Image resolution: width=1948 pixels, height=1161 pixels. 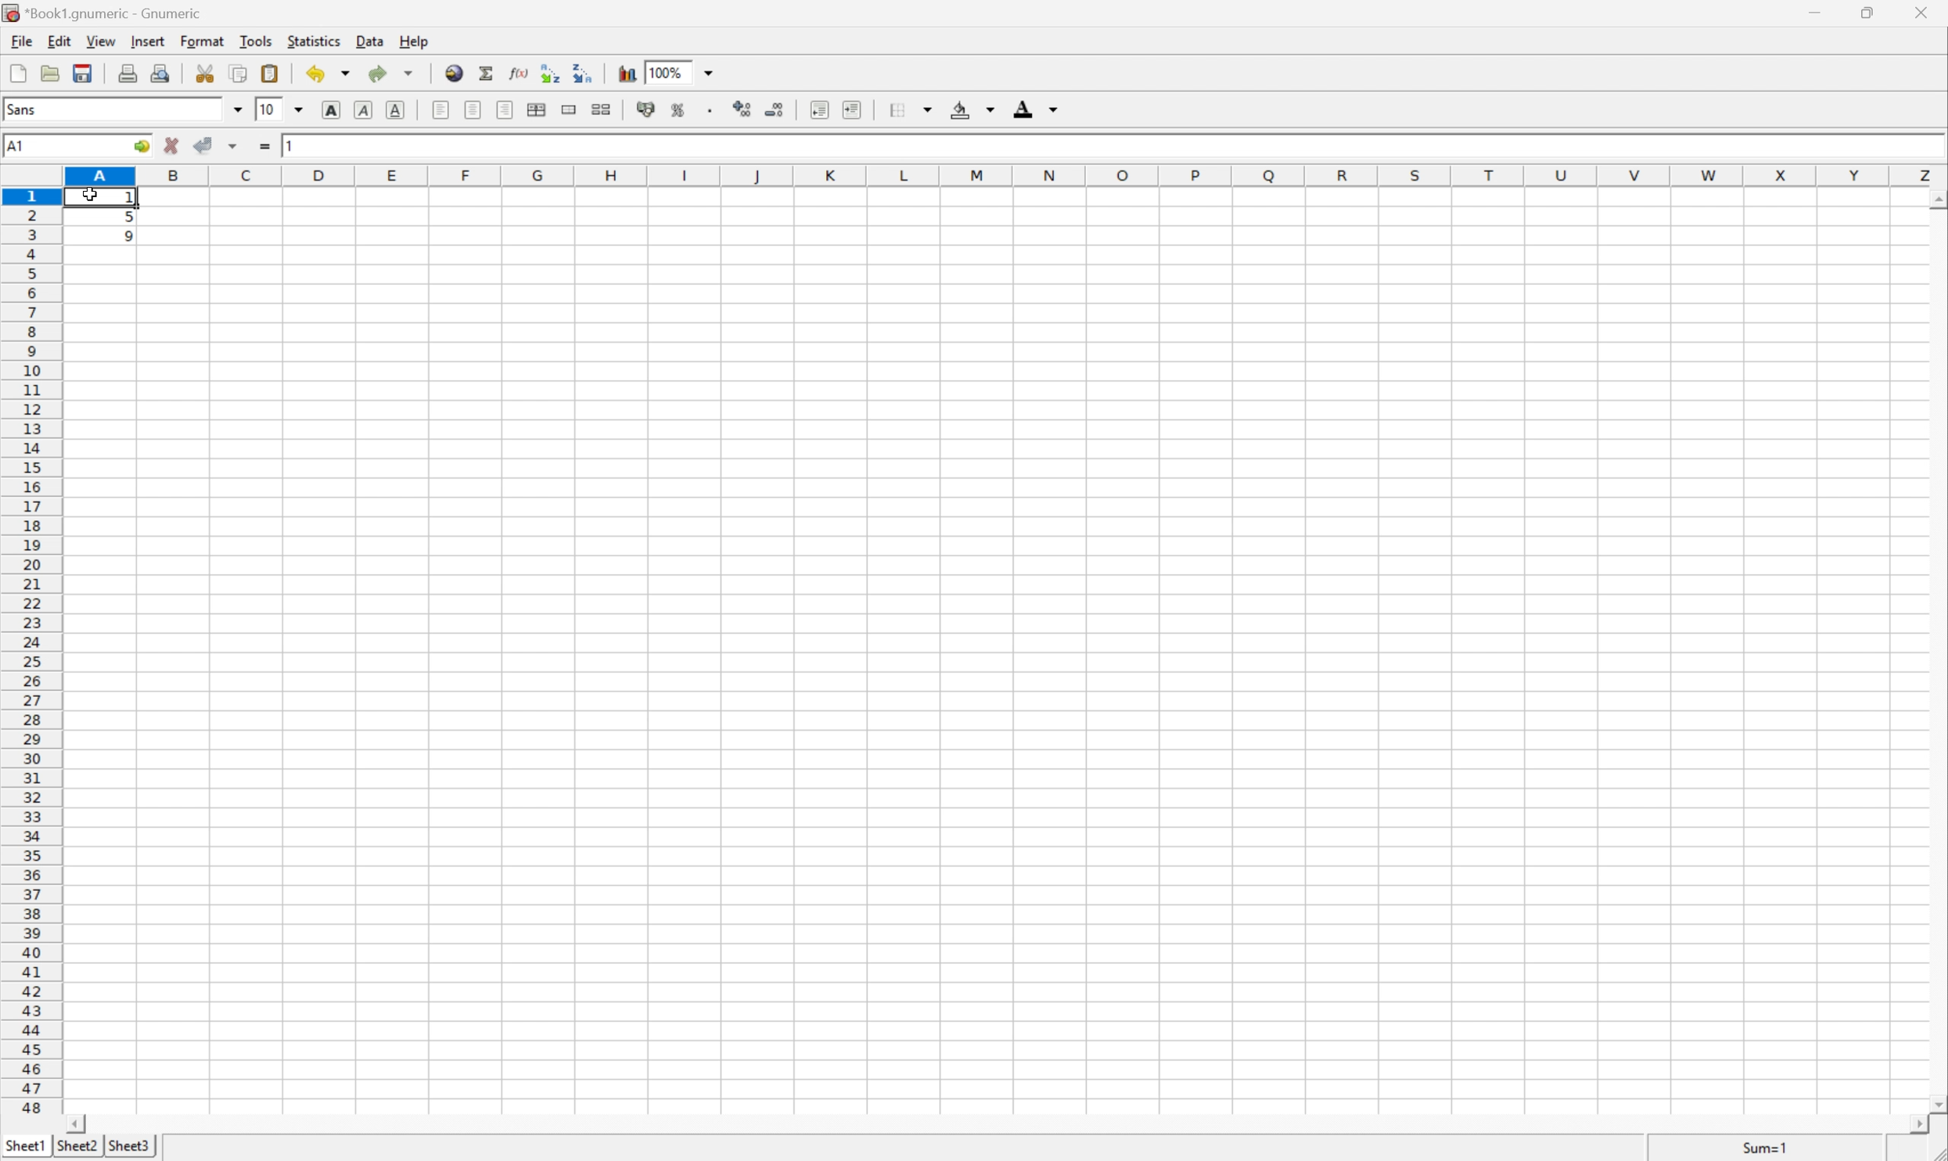 I want to click on data, so click(x=372, y=38).